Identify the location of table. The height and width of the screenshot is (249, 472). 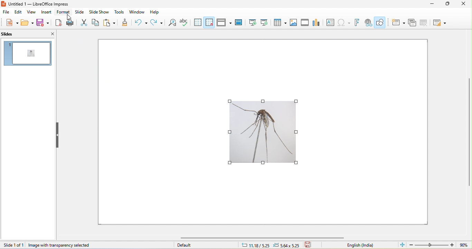
(280, 22).